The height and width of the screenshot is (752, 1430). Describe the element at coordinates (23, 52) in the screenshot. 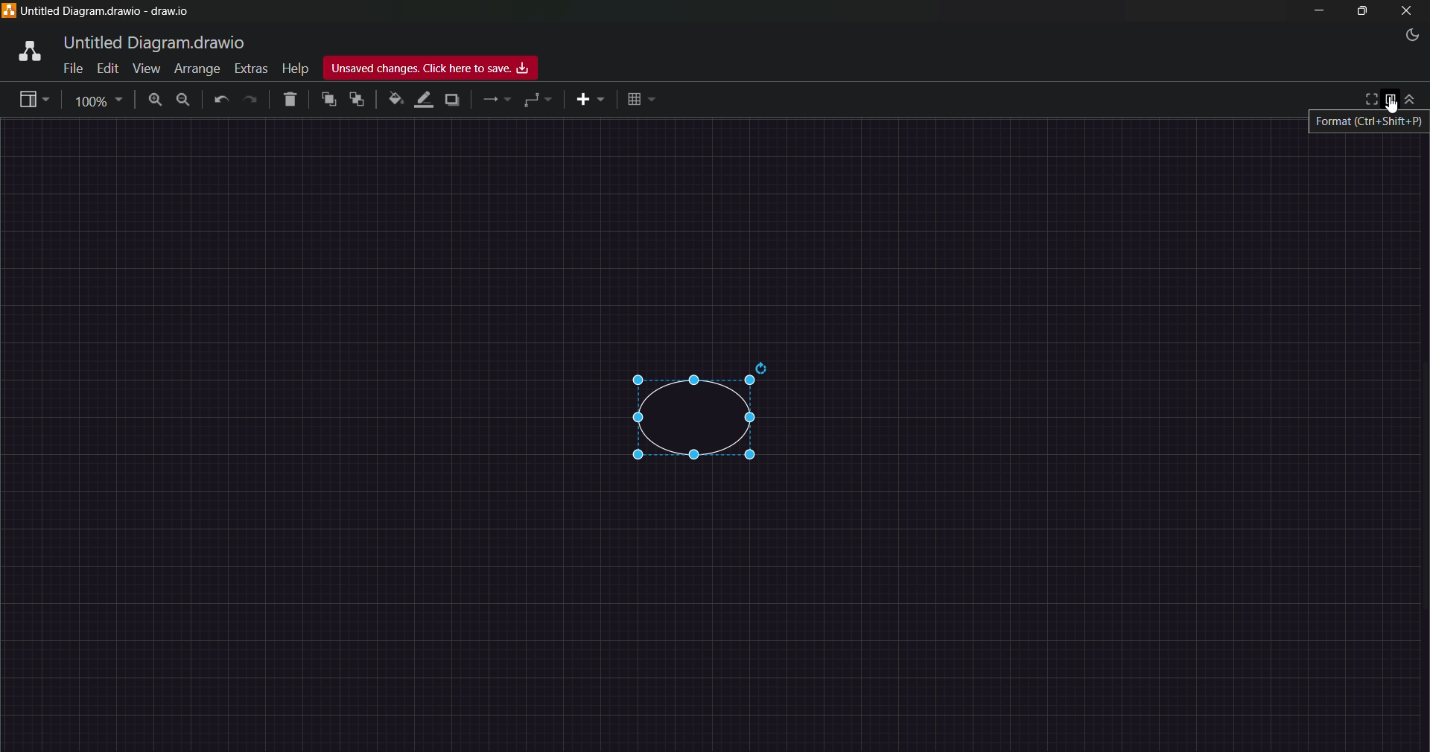

I see `draw.io logo` at that location.